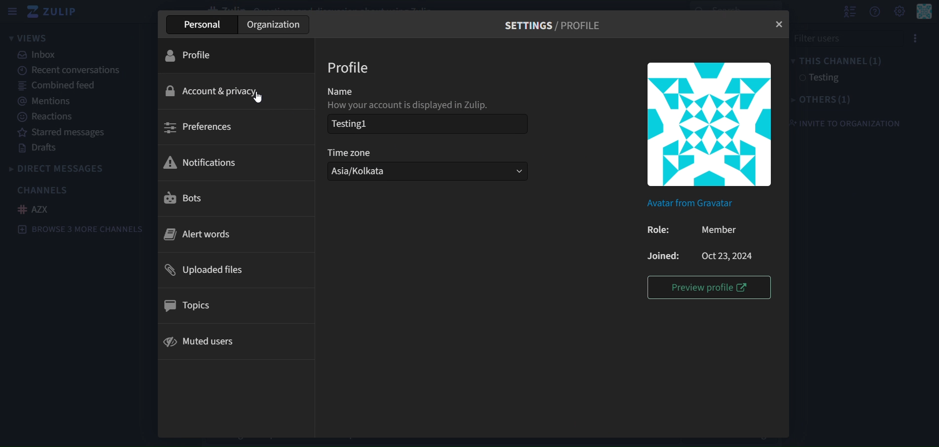 Image resolution: width=939 pixels, height=447 pixels. Describe the element at coordinates (259, 98) in the screenshot. I see `Cursor` at that location.